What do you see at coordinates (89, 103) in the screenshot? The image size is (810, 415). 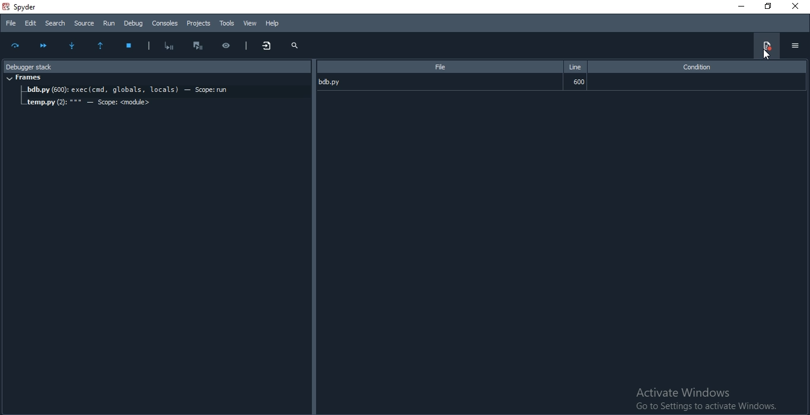 I see `temp.py (2): *"* — Scope: <module>` at bounding box center [89, 103].